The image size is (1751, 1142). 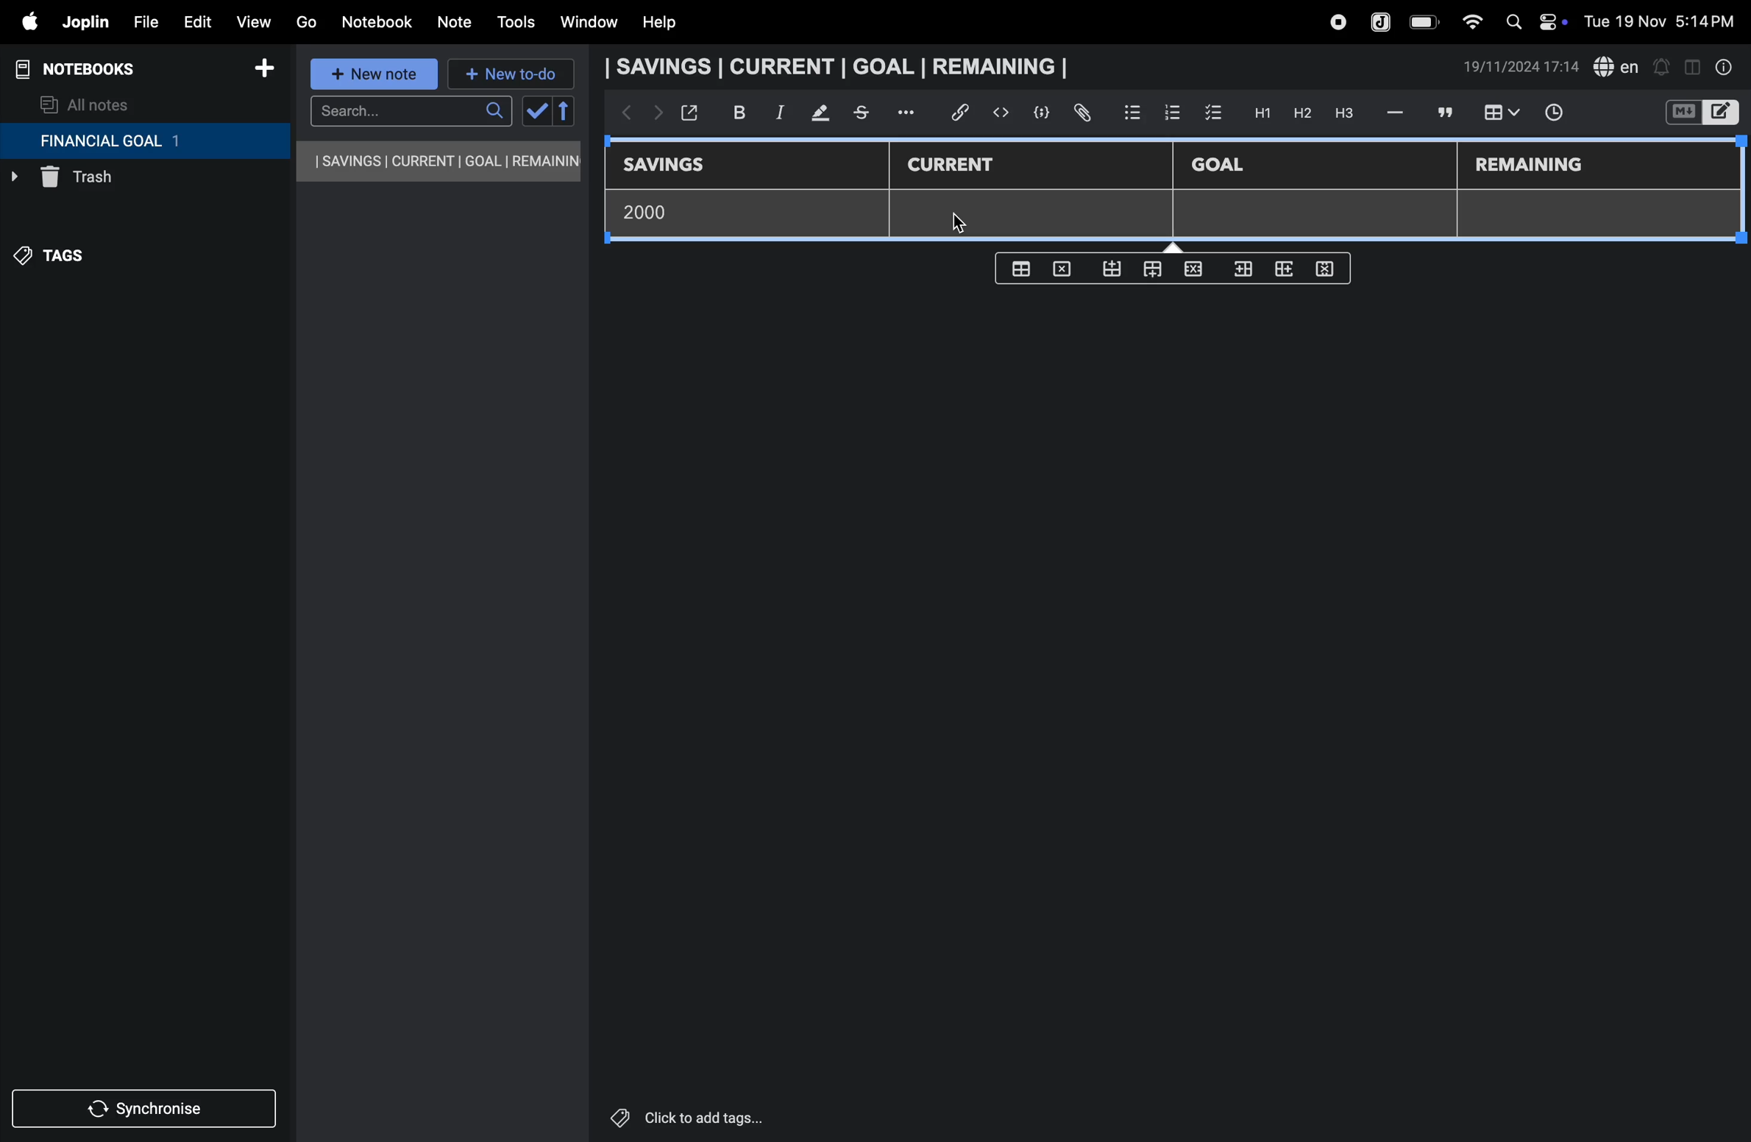 What do you see at coordinates (688, 113) in the screenshot?
I see `open window` at bounding box center [688, 113].